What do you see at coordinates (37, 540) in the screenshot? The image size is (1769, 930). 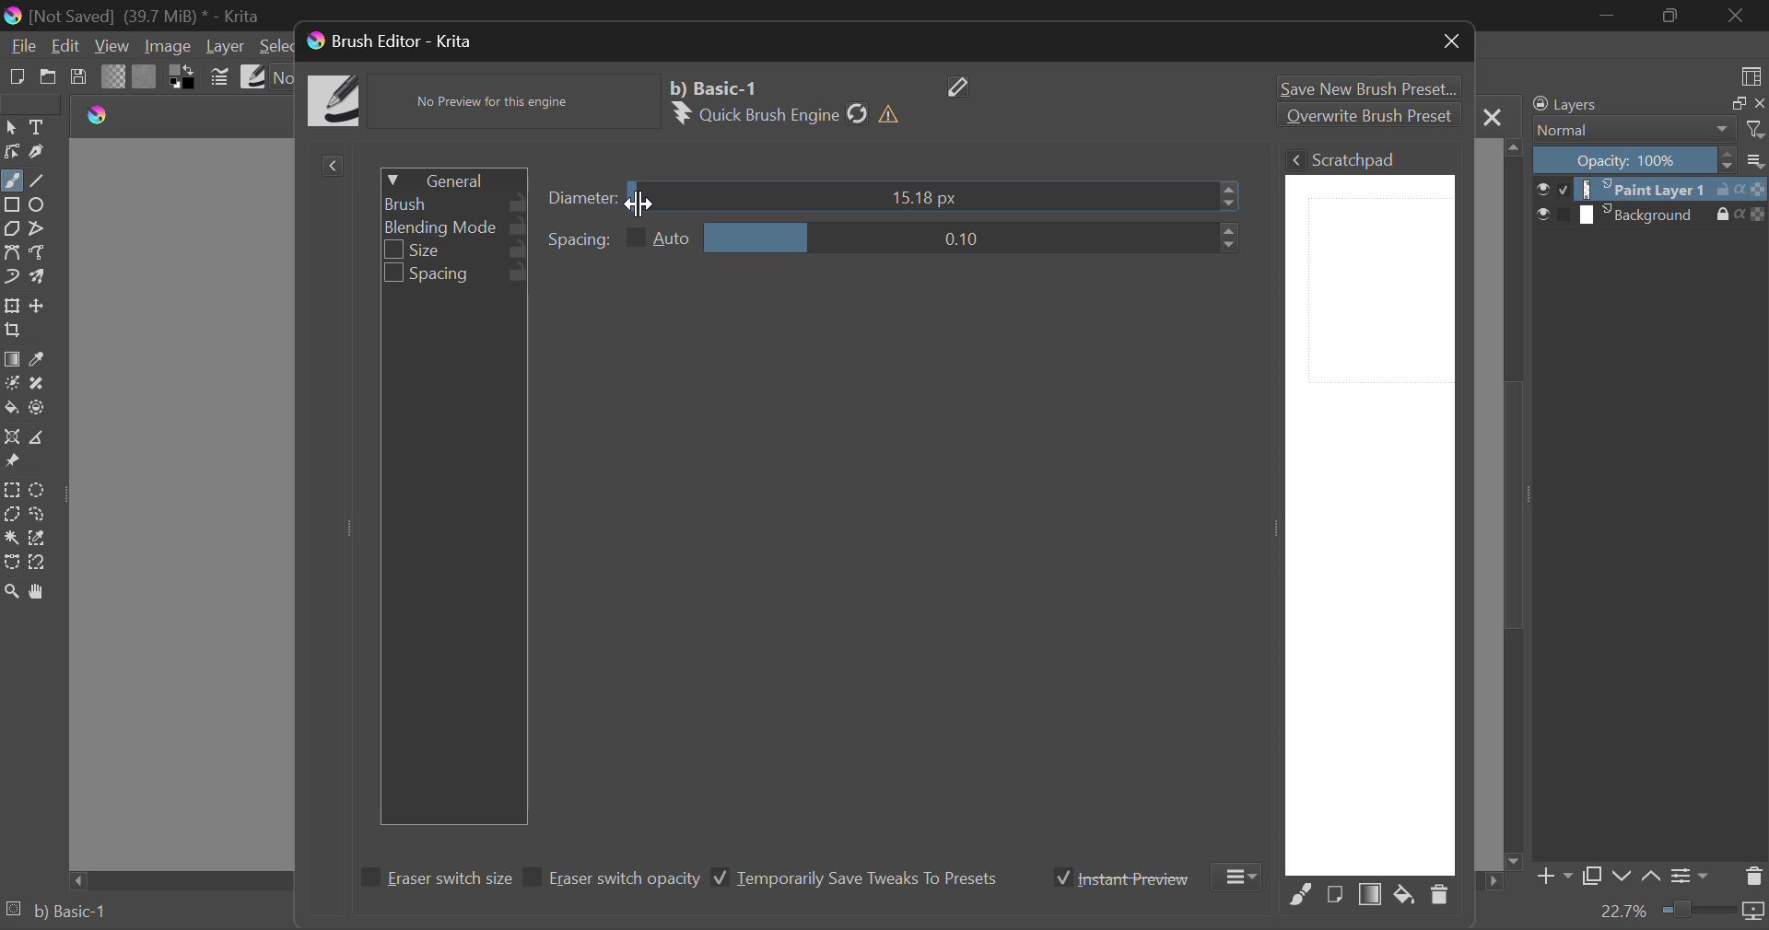 I see `Similar Color Selector` at bounding box center [37, 540].